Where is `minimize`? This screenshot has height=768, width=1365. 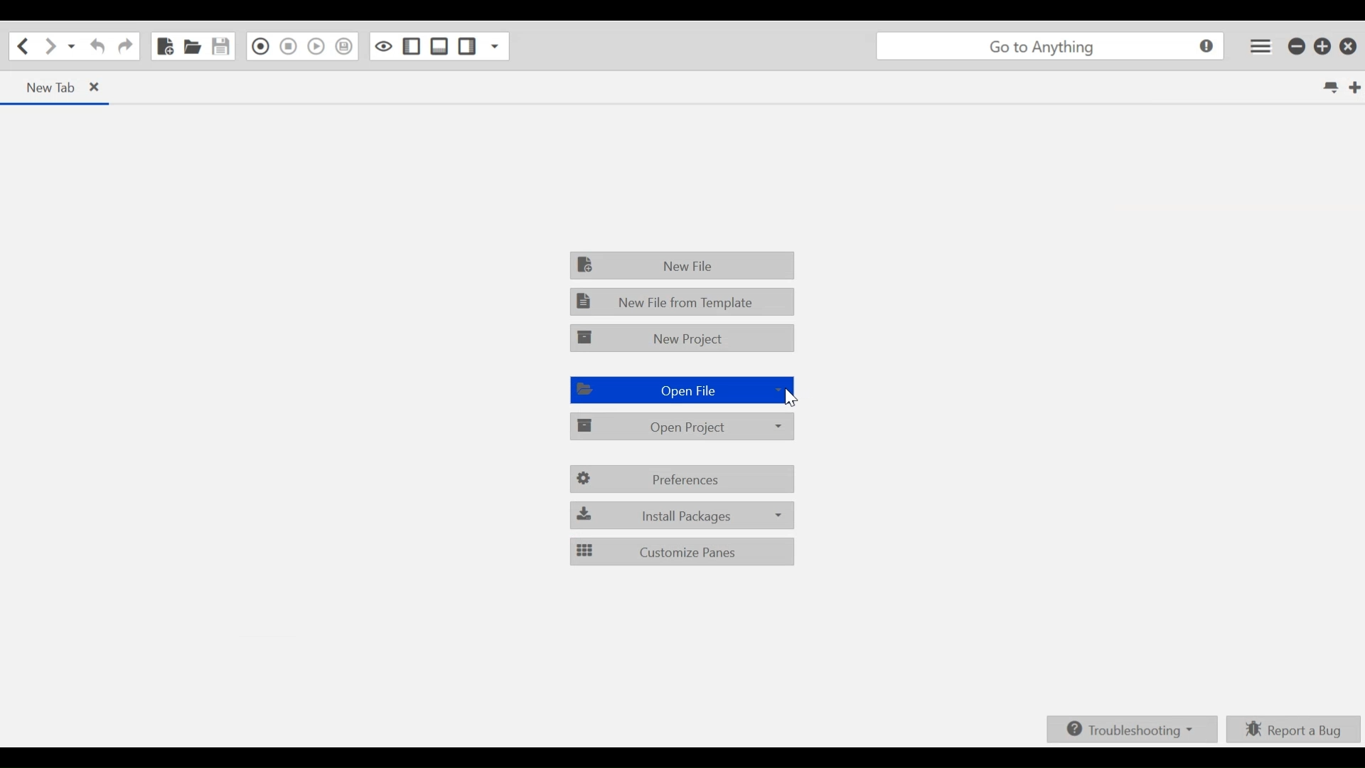
minimize is located at coordinates (1296, 47).